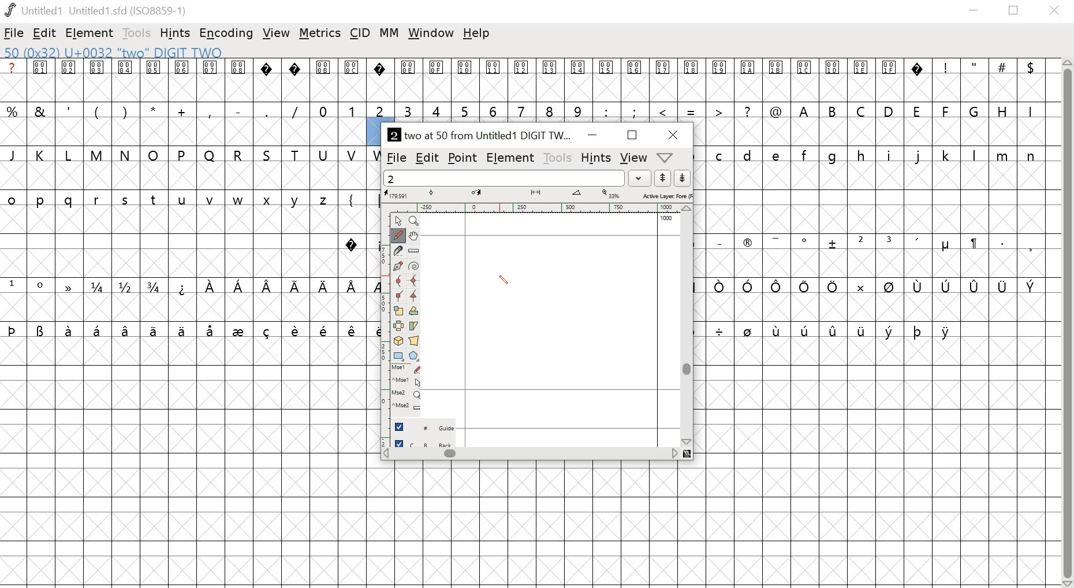 The height and width of the screenshot is (588, 1074). What do you see at coordinates (400, 281) in the screenshot?
I see `curve` at bounding box center [400, 281].